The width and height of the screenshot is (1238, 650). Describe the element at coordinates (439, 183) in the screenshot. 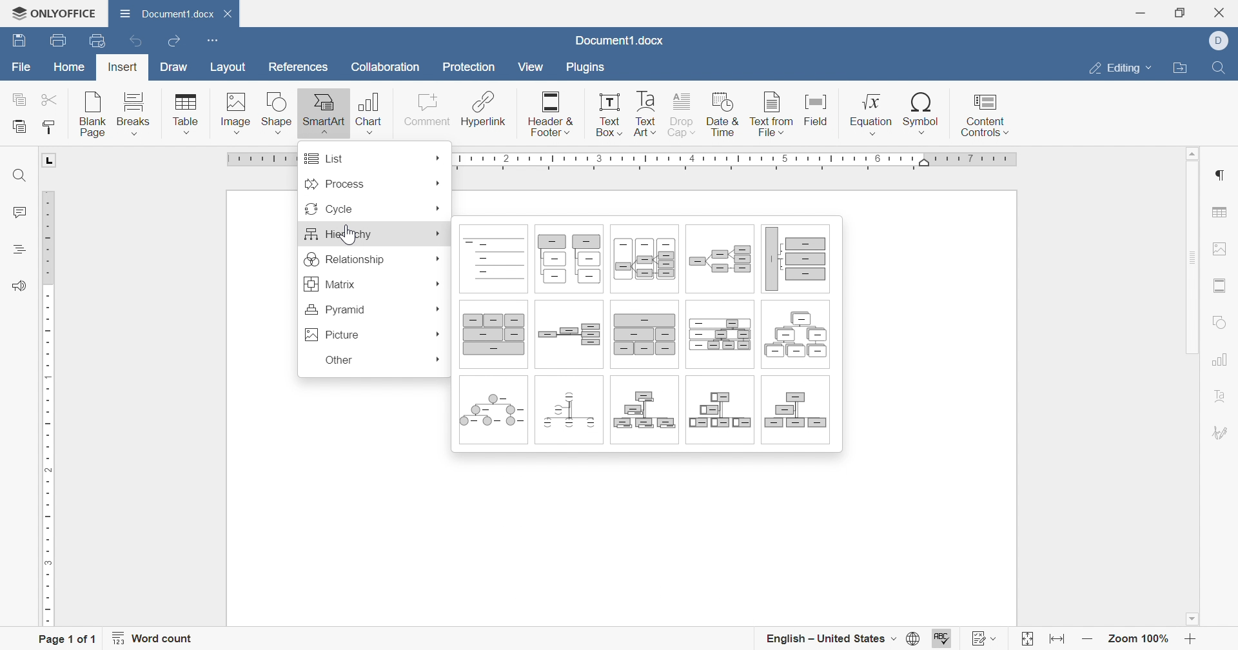

I see `More` at that location.